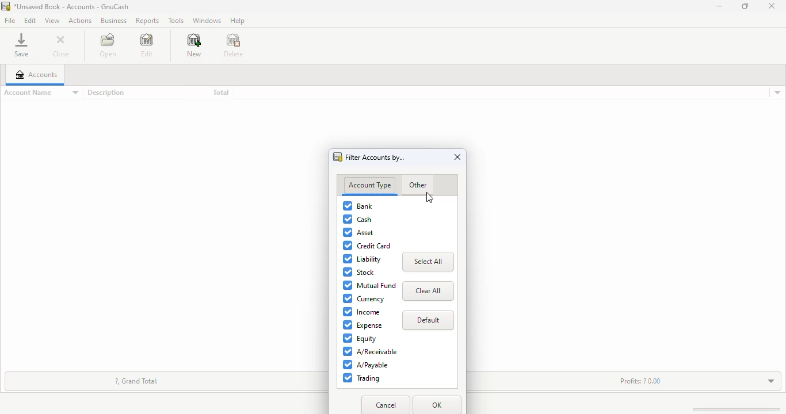 Image resolution: width=786 pixels, height=414 pixels. I want to click on mutual fund, so click(370, 285).